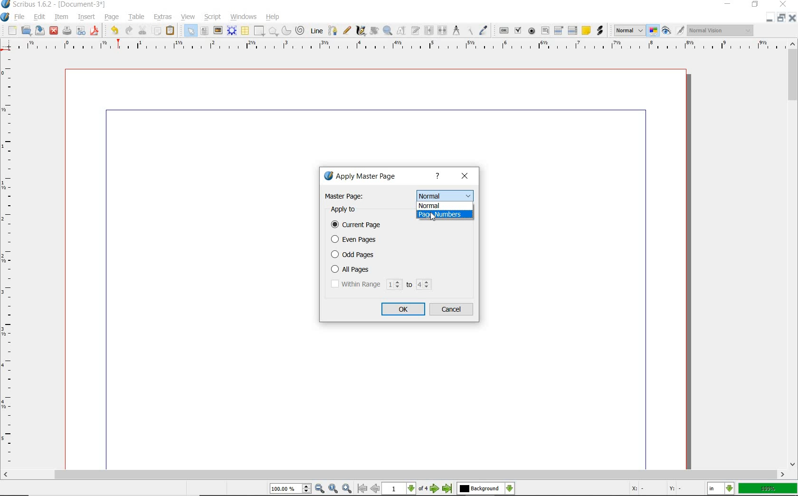 The image size is (798, 496). What do you see at coordinates (333, 30) in the screenshot?
I see `Bezier curve` at bounding box center [333, 30].